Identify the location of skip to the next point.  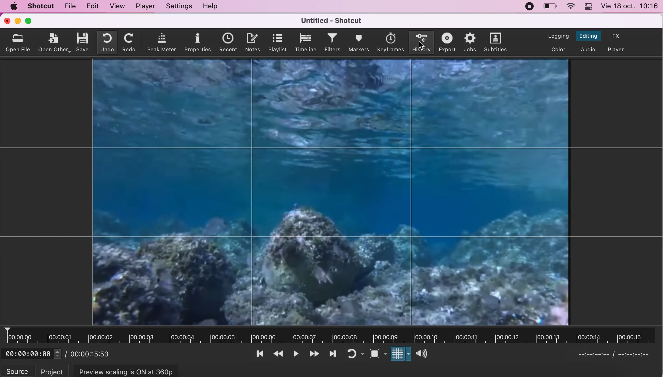
(332, 355).